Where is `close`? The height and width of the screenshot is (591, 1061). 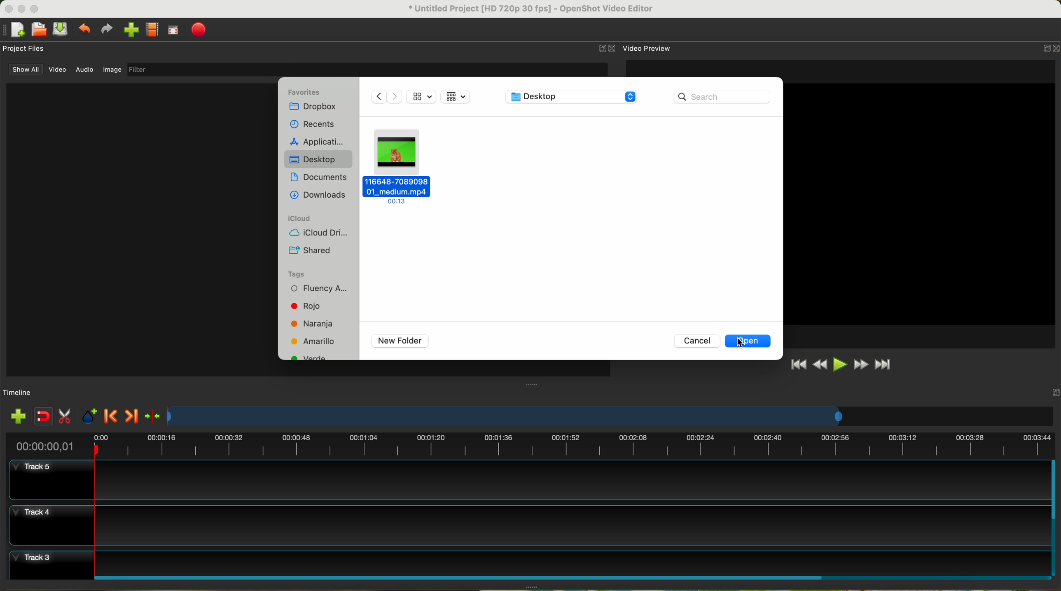 close is located at coordinates (1049, 50).